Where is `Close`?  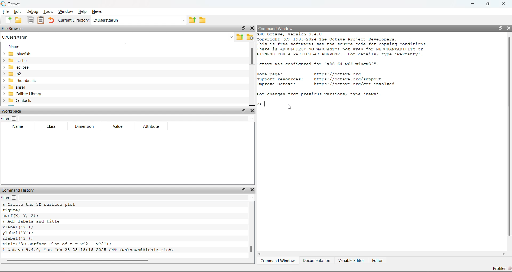 Close is located at coordinates (251, 28).